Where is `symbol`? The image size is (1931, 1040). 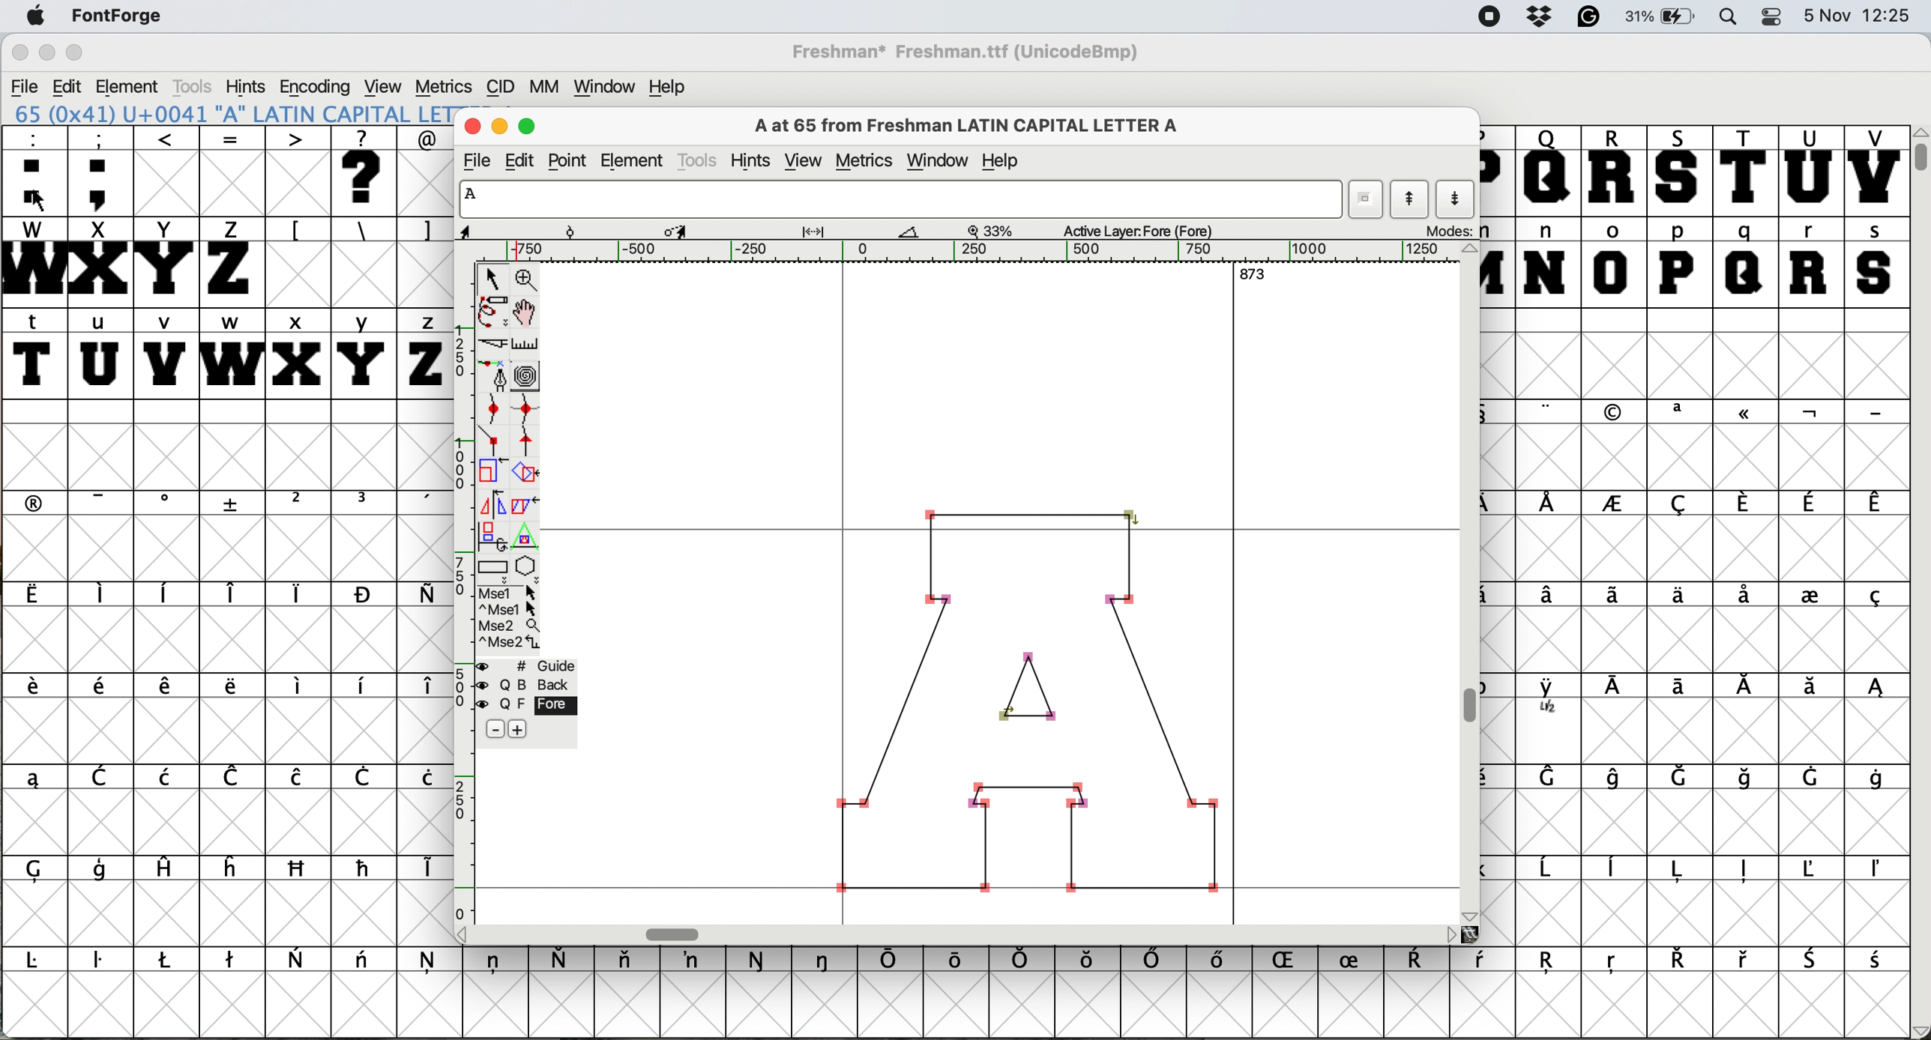
symbol is located at coordinates (1743, 503).